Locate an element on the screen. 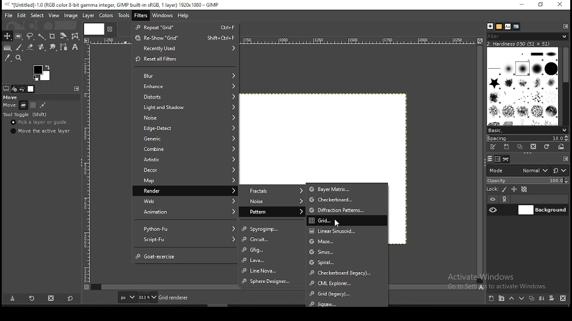 Image resolution: width=572 pixels, height=321 pixels. restore is located at coordinates (542, 4).